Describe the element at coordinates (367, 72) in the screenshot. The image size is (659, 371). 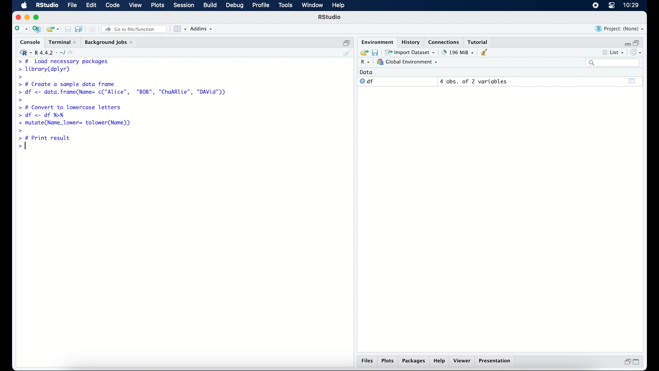
I see `date` at that location.